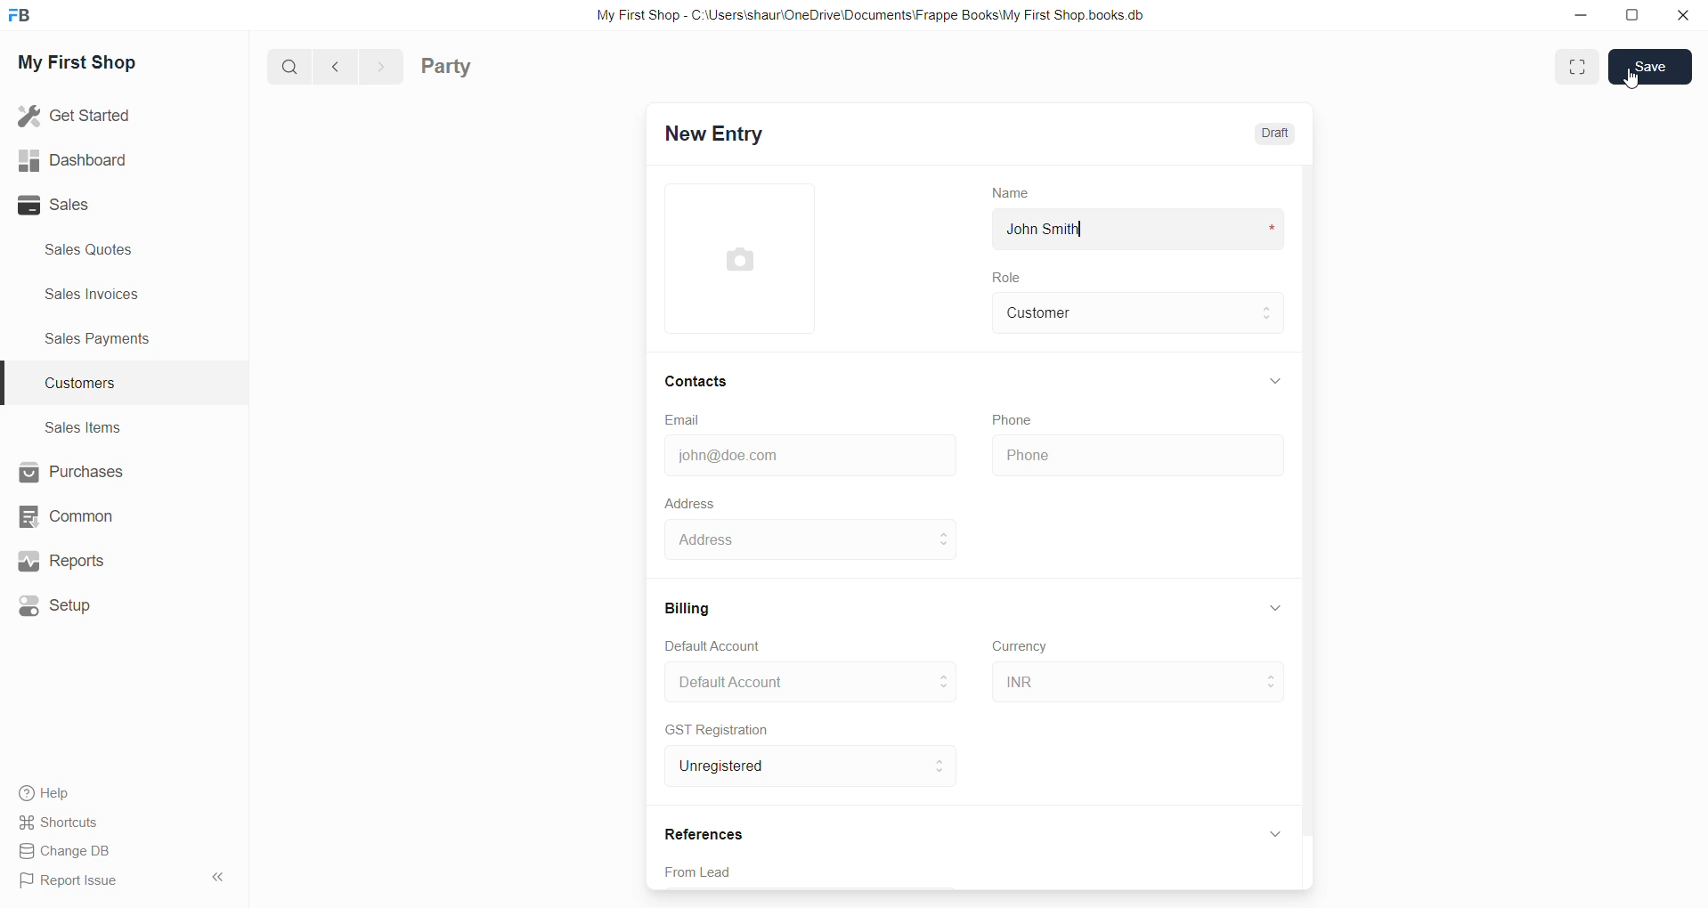 This screenshot has width=1708, height=908. What do you see at coordinates (980, 873) in the screenshot?
I see `select reference source` at bounding box center [980, 873].